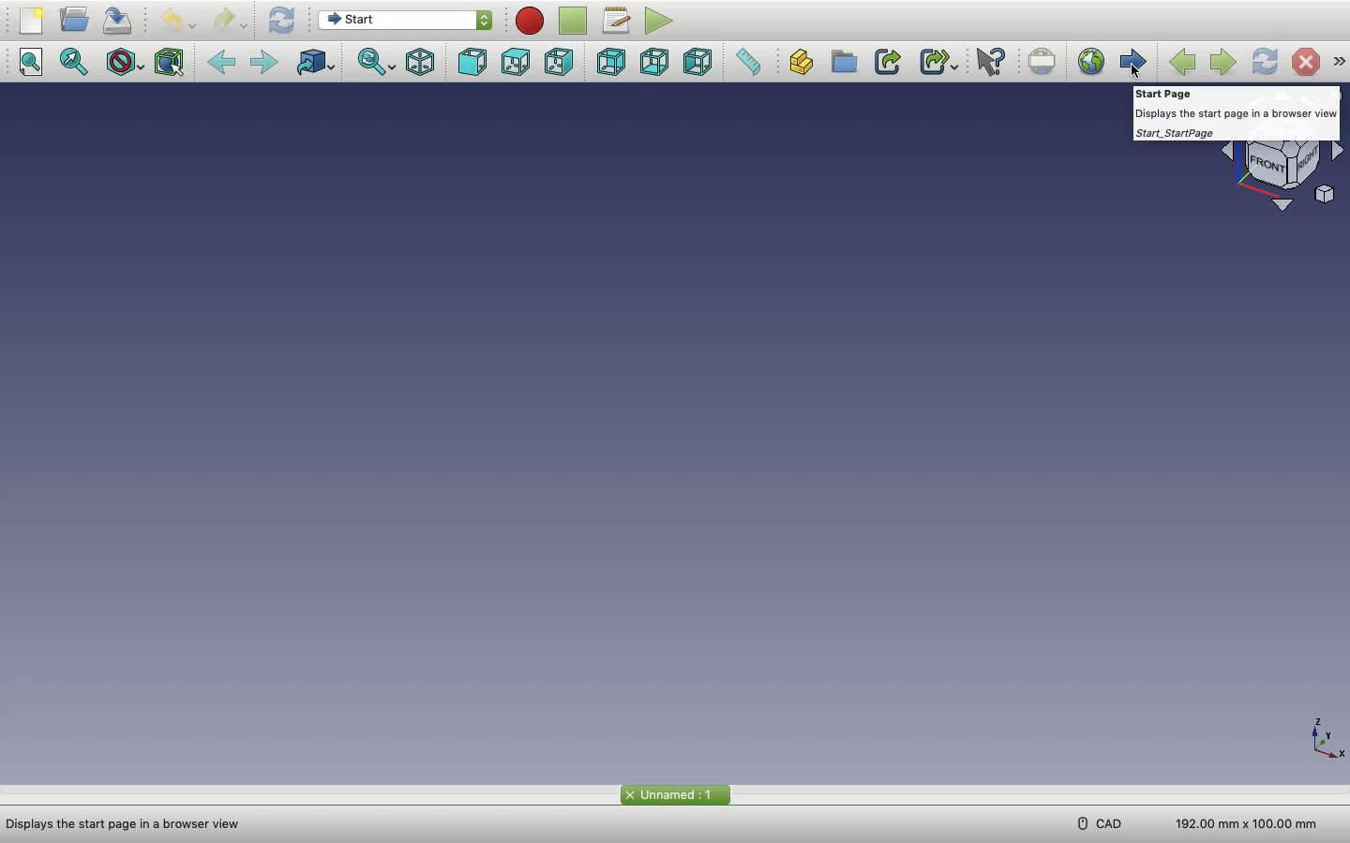 This screenshot has height=843, width=1350. I want to click on cursor, so click(1143, 83).